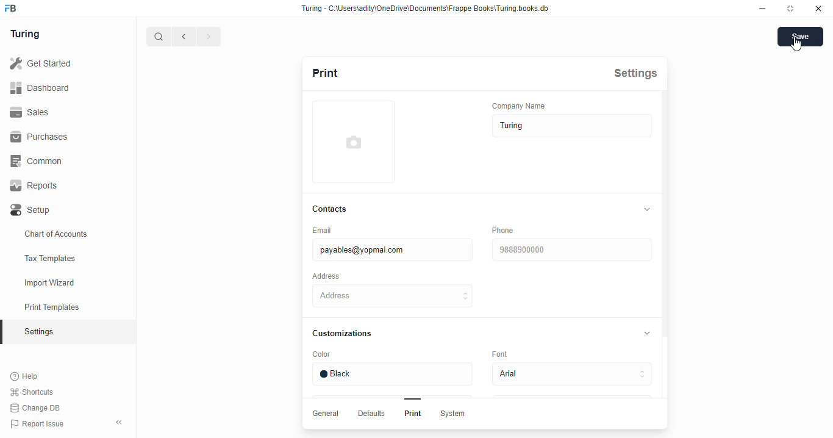 The image size is (833, 438). Describe the element at coordinates (393, 249) in the screenshot. I see `payables@yopmai.com` at that location.